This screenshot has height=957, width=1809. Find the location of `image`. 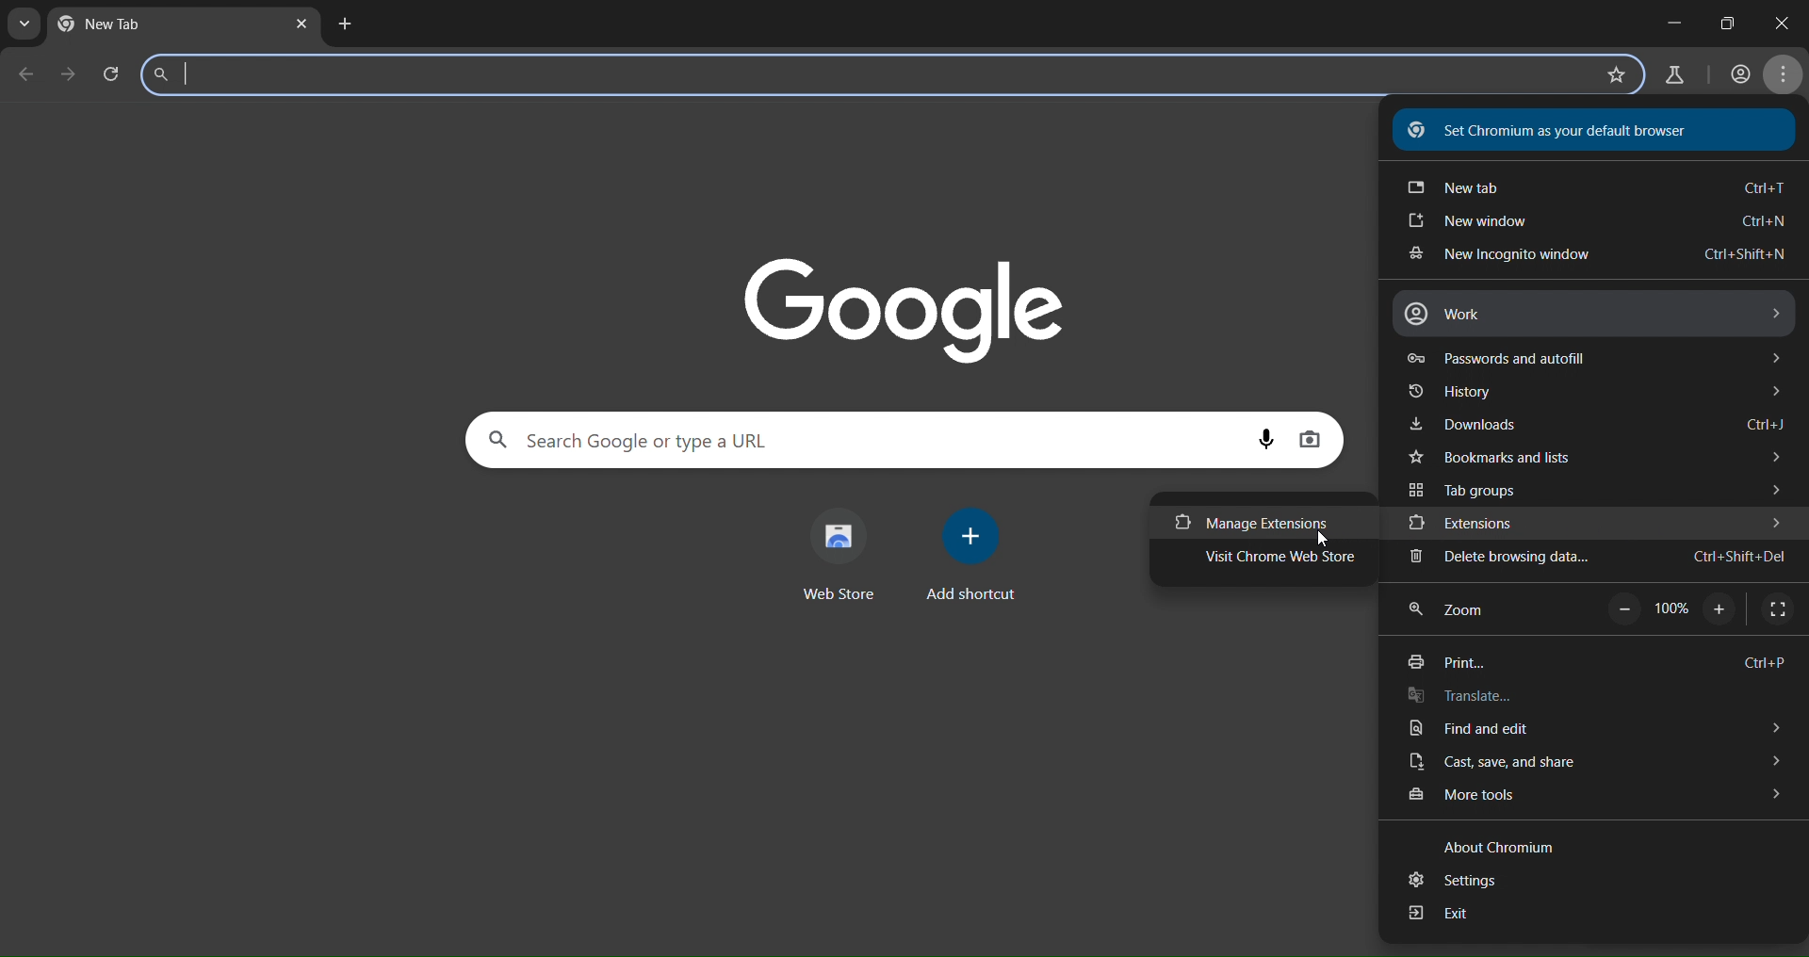

image is located at coordinates (904, 304).